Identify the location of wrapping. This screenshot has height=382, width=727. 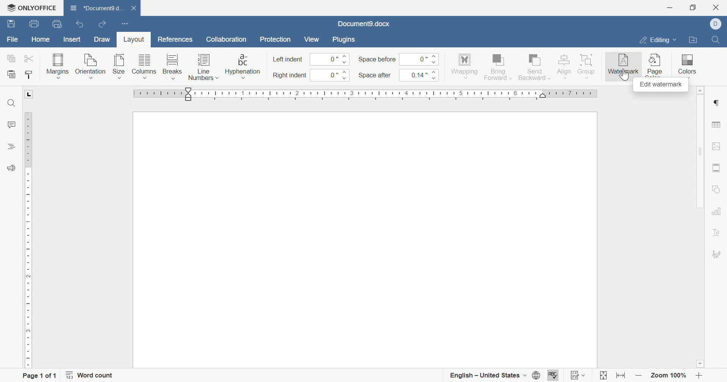
(464, 67).